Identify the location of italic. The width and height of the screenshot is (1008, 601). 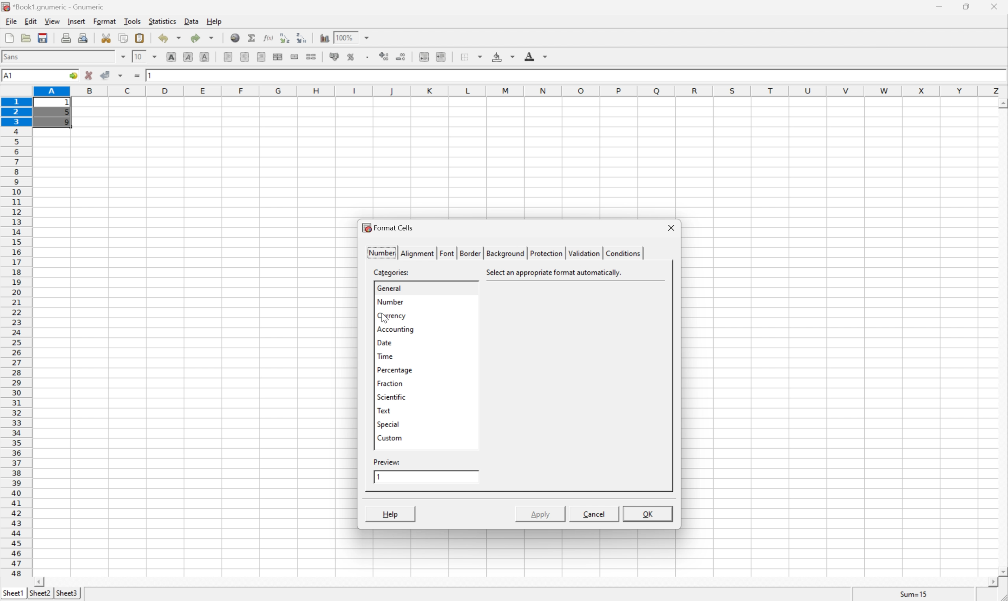
(189, 56).